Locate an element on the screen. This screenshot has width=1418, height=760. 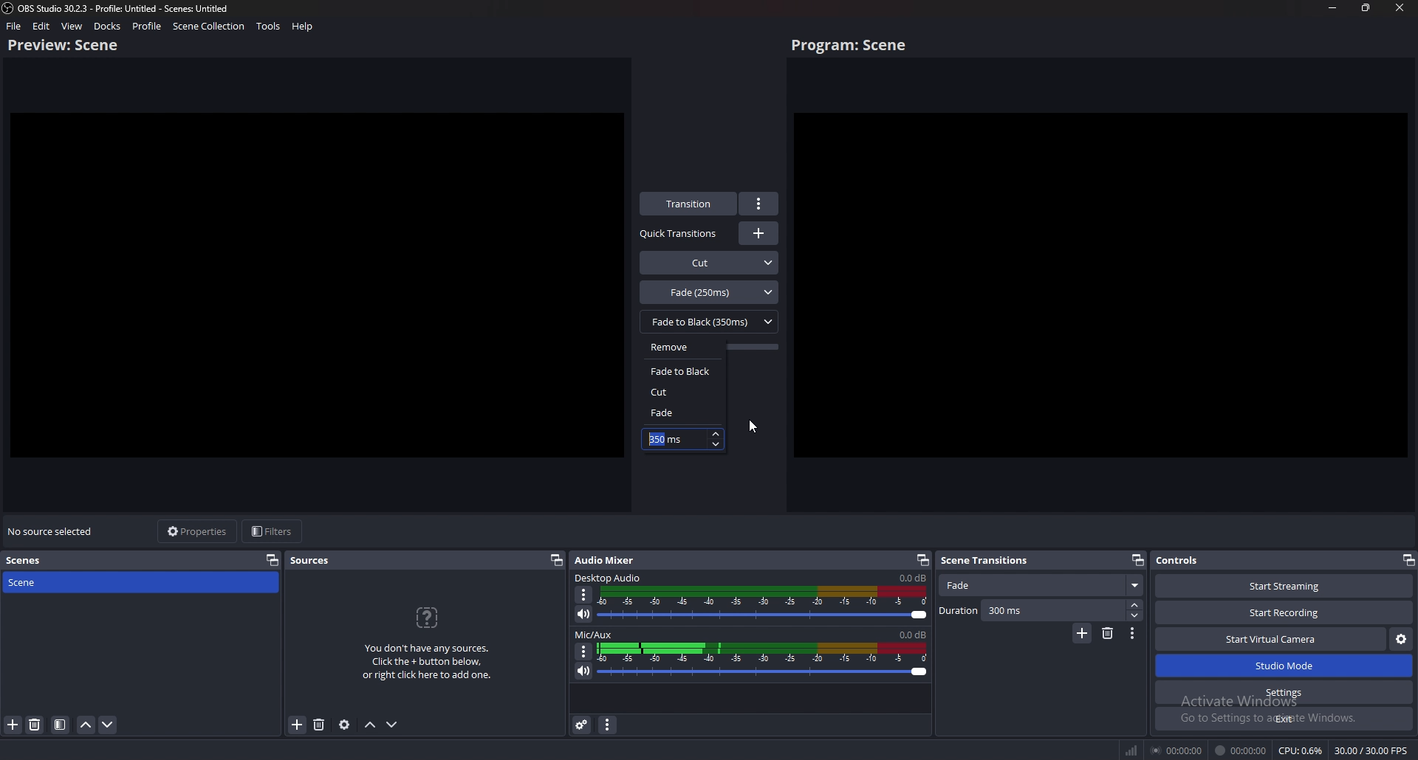
pop out is located at coordinates (1407, 559).